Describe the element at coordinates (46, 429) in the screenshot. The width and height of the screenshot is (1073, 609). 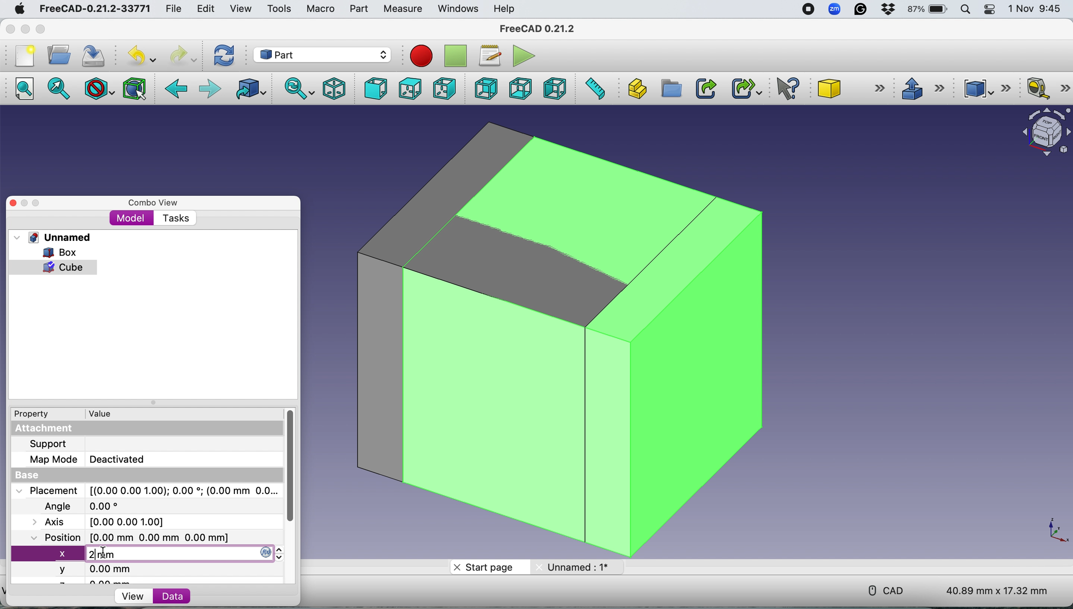
I see `Attachment` at that location.